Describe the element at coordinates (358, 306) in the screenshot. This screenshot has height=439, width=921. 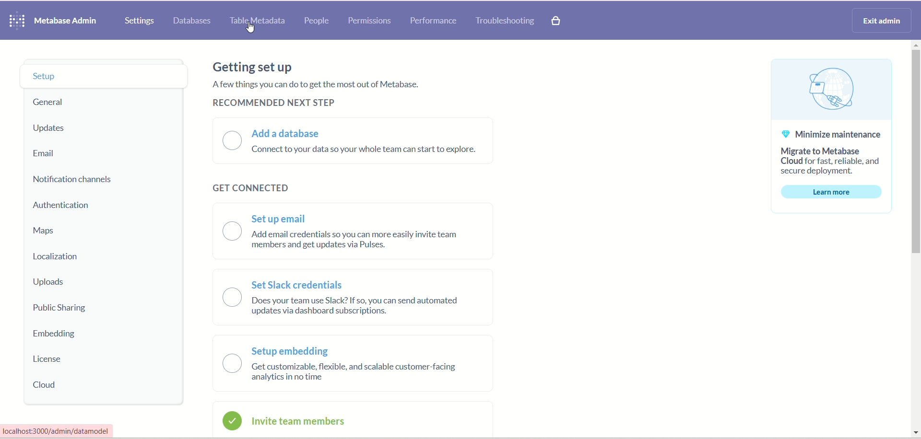
I see `does your team use slack? if so, you can send automated updates via dashboard subscription` at that location.